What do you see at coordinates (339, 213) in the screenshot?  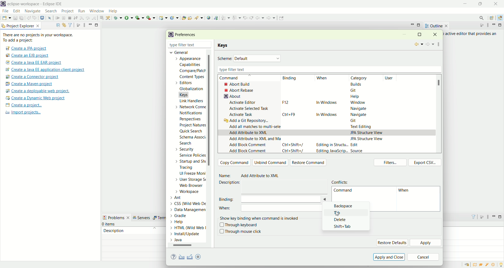 I see `tab` at bounding box center [339, 213].